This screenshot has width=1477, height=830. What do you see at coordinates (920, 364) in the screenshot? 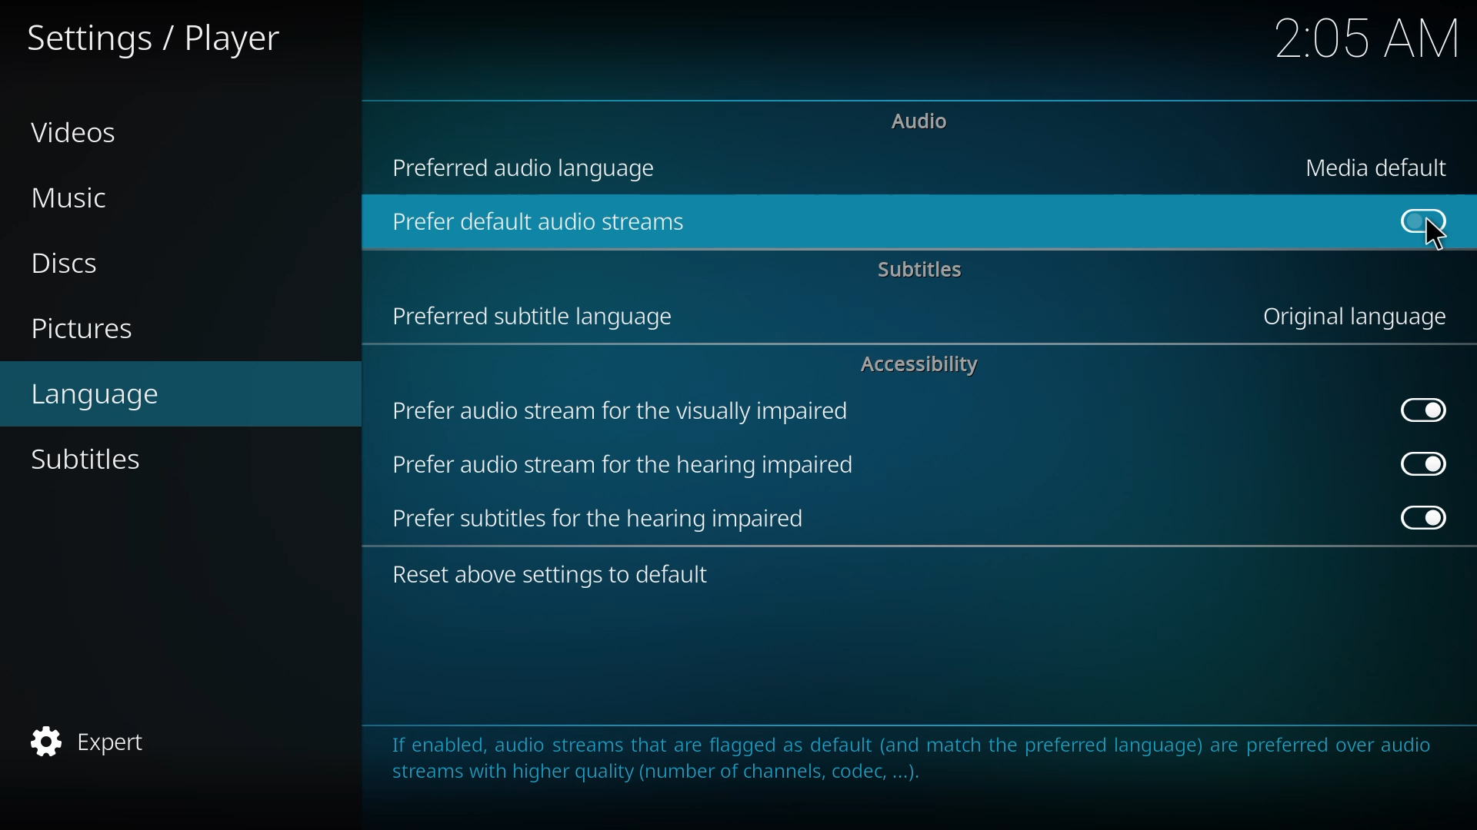
I see `accessibility` at bounding box center [920, 364].